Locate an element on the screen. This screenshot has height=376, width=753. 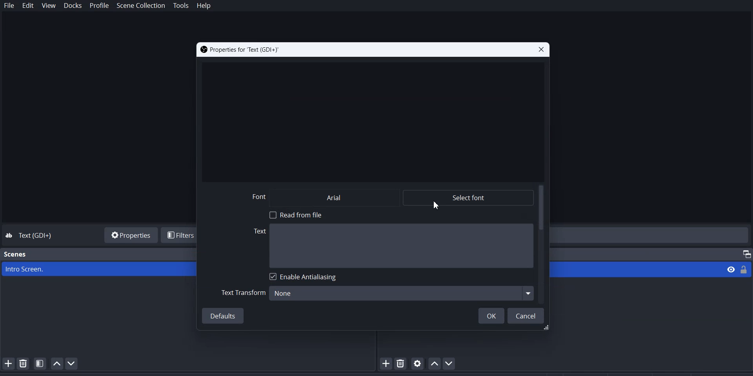
Text(GDI+) is located at coordinates (38, 236).